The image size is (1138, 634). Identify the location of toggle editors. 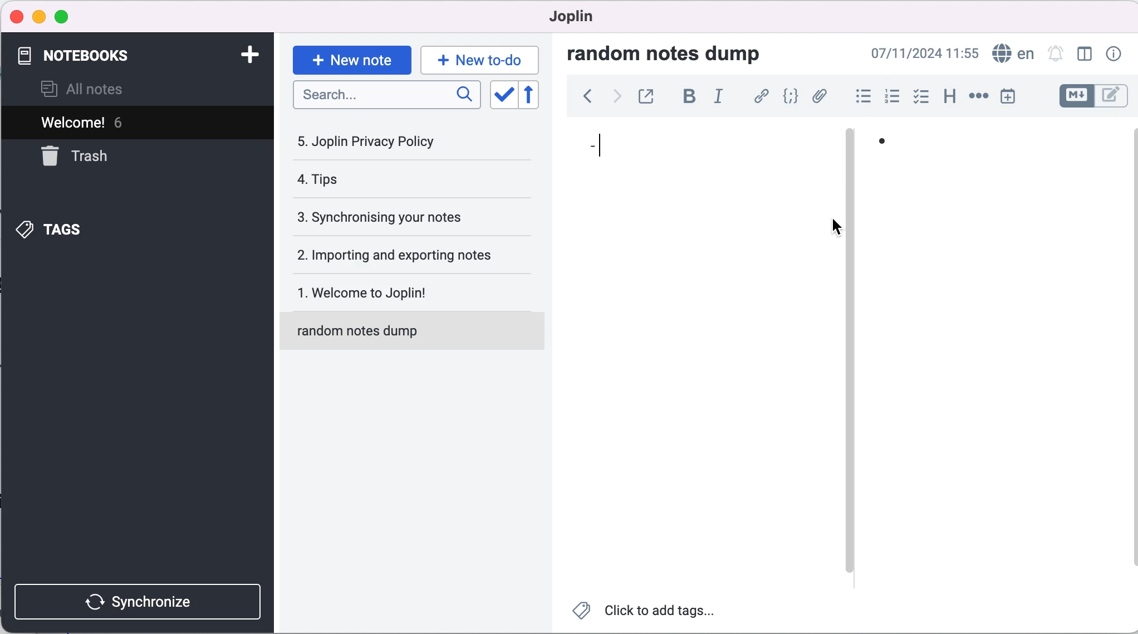
(1092, 97).